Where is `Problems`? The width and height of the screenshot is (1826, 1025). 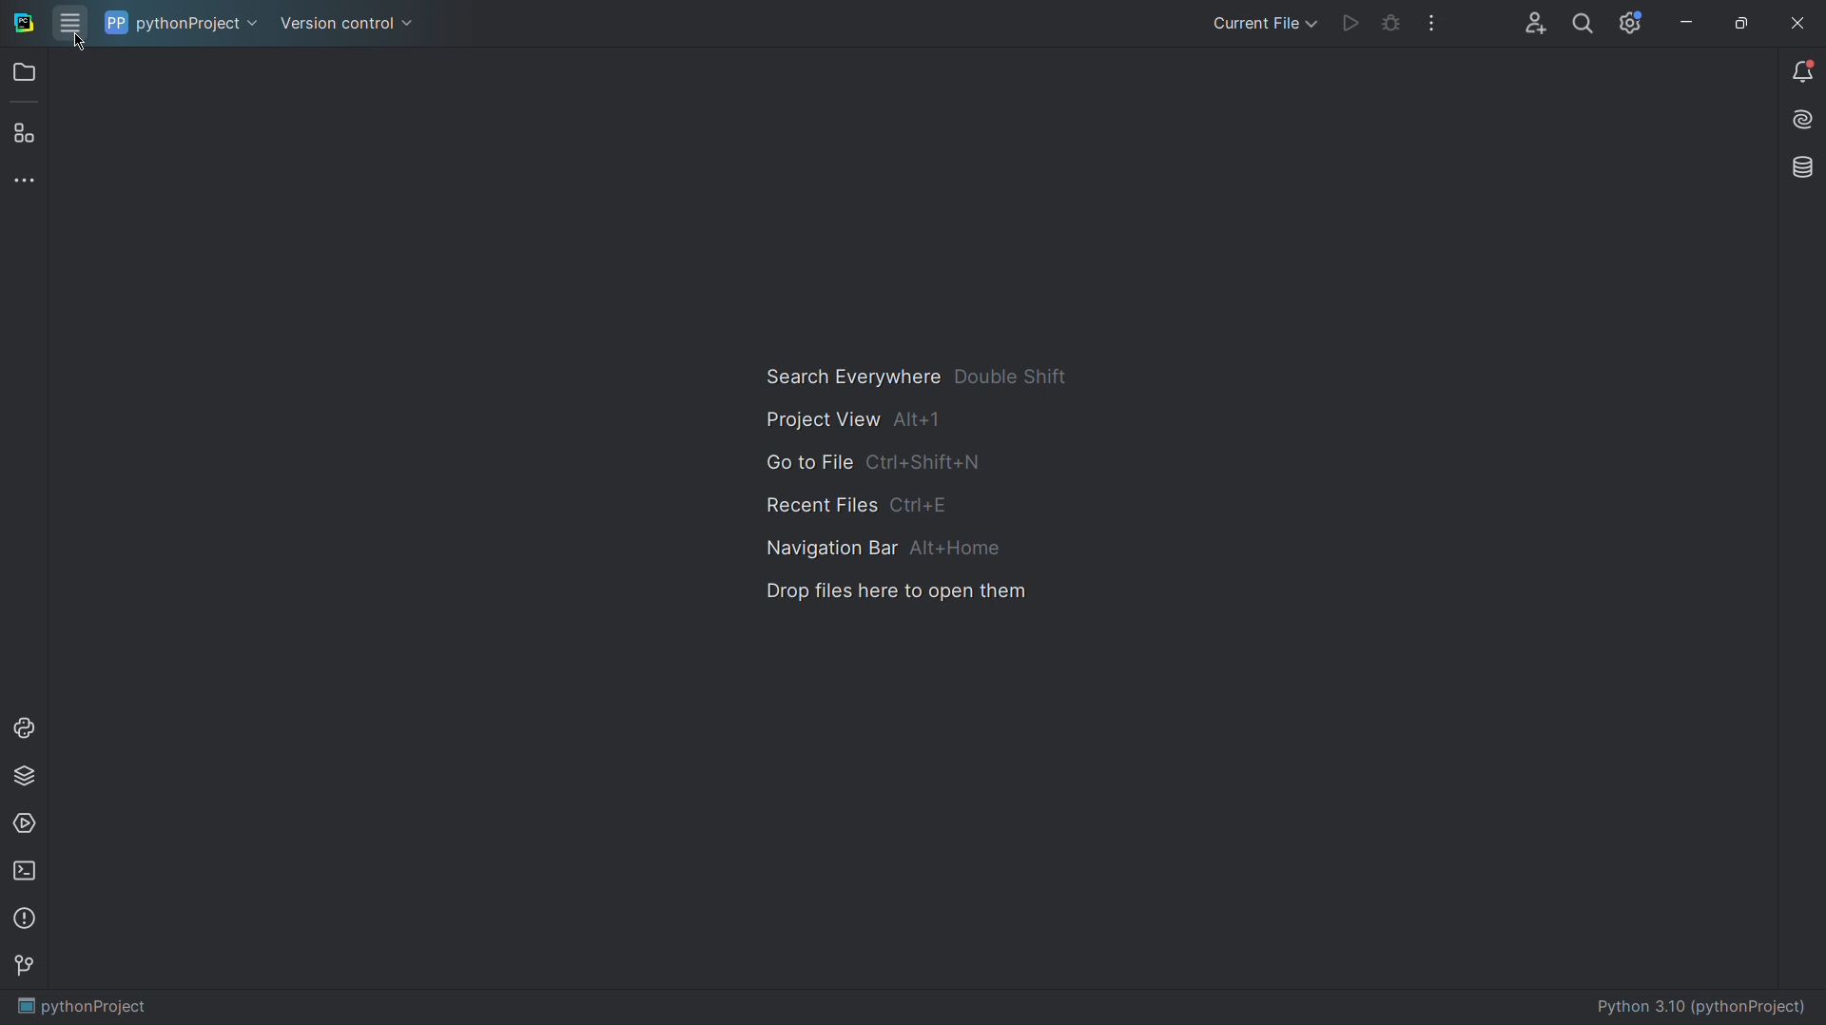 Problems is located at coordinates (27, 920).